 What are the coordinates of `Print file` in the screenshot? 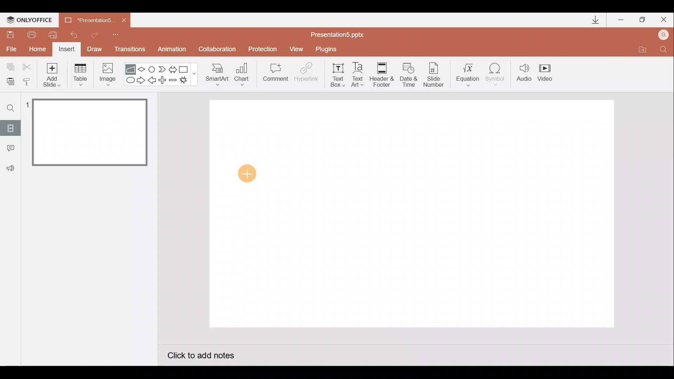 It's located at (30, 34).